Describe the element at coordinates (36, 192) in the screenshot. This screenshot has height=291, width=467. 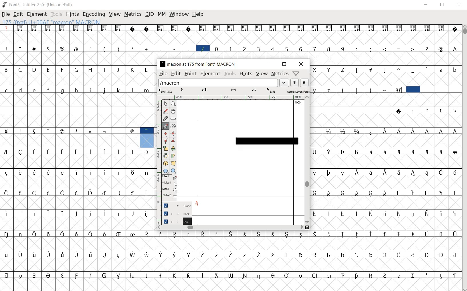
I see `Symbol` at that location.